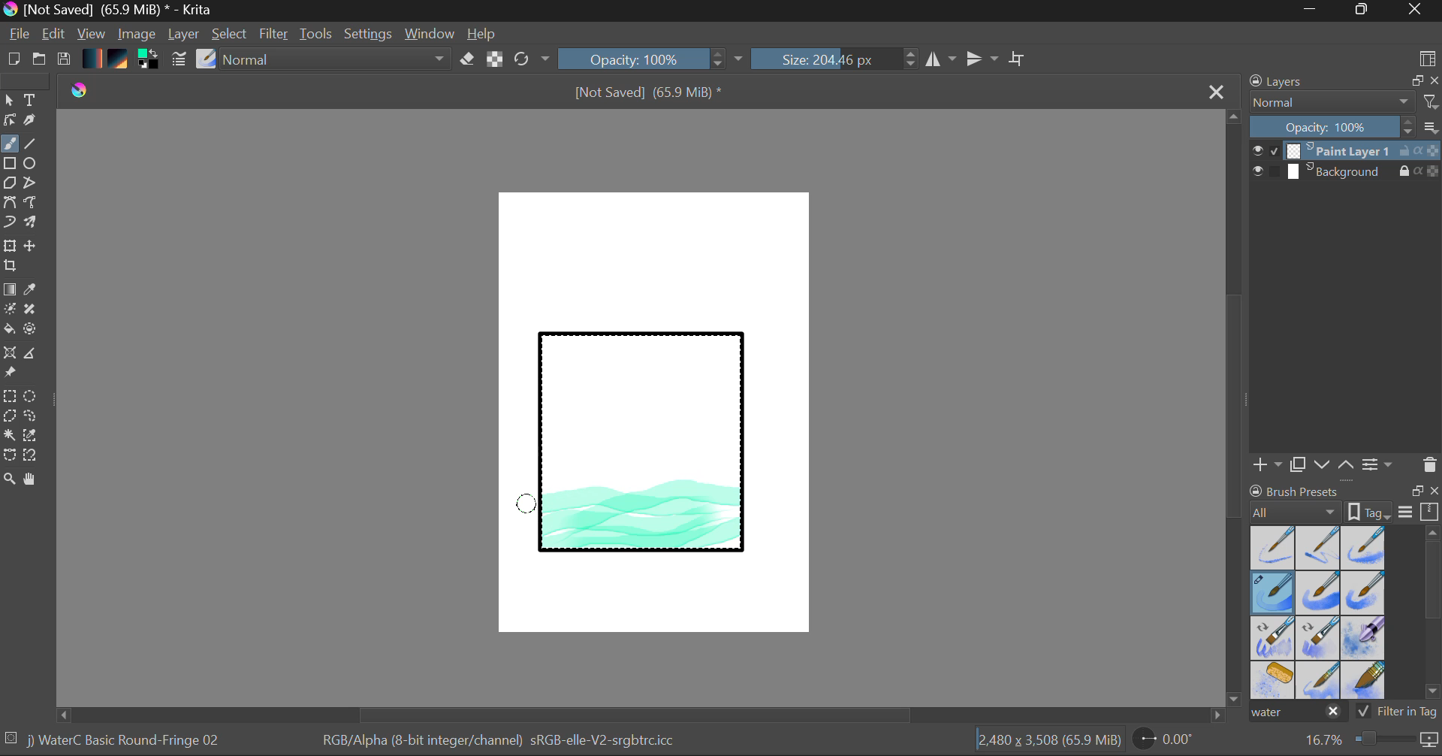 The width and height of the screenshot is (1442, 756). I want to click on Measurements, so click(32, 355).